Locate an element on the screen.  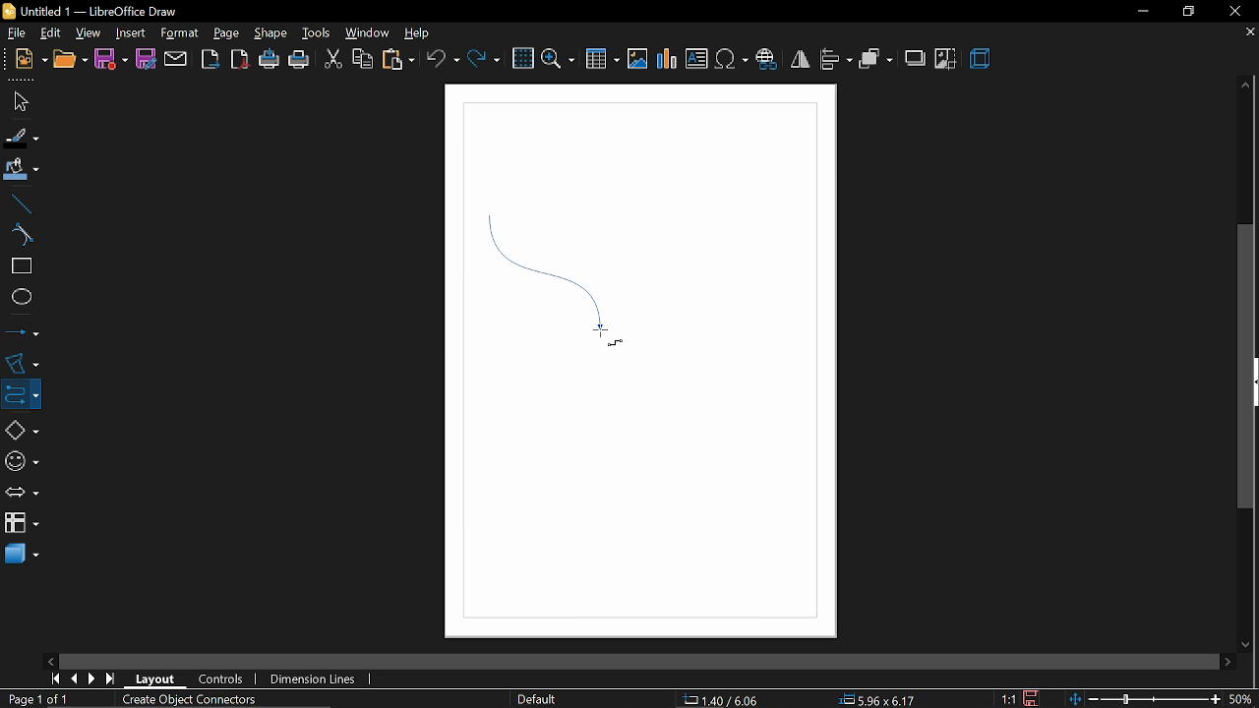
save is located at coordinates (111, 60).